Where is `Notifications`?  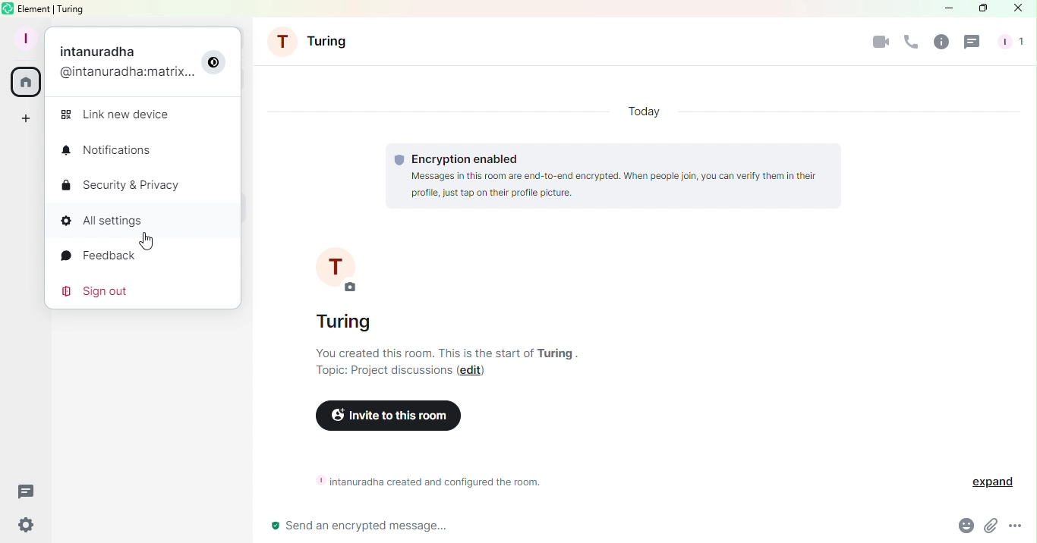
Notifications is located at coordinates (110, 151).